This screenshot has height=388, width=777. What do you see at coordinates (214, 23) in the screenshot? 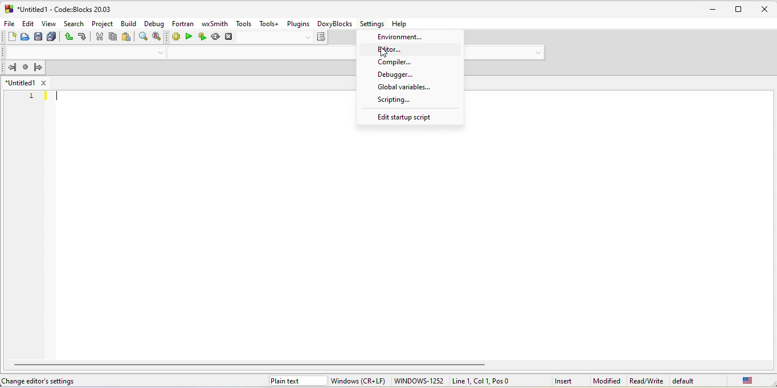
I see `wxsmith` at bounding box center [214, 23].